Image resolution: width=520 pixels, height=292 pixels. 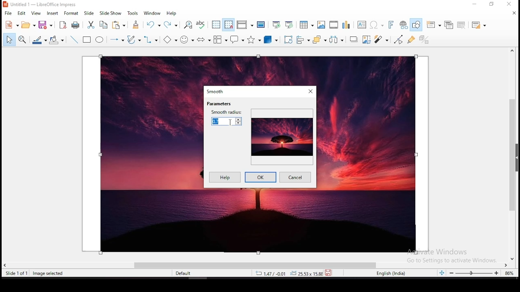 I want to click on master slide, so click(x=260, y=24).